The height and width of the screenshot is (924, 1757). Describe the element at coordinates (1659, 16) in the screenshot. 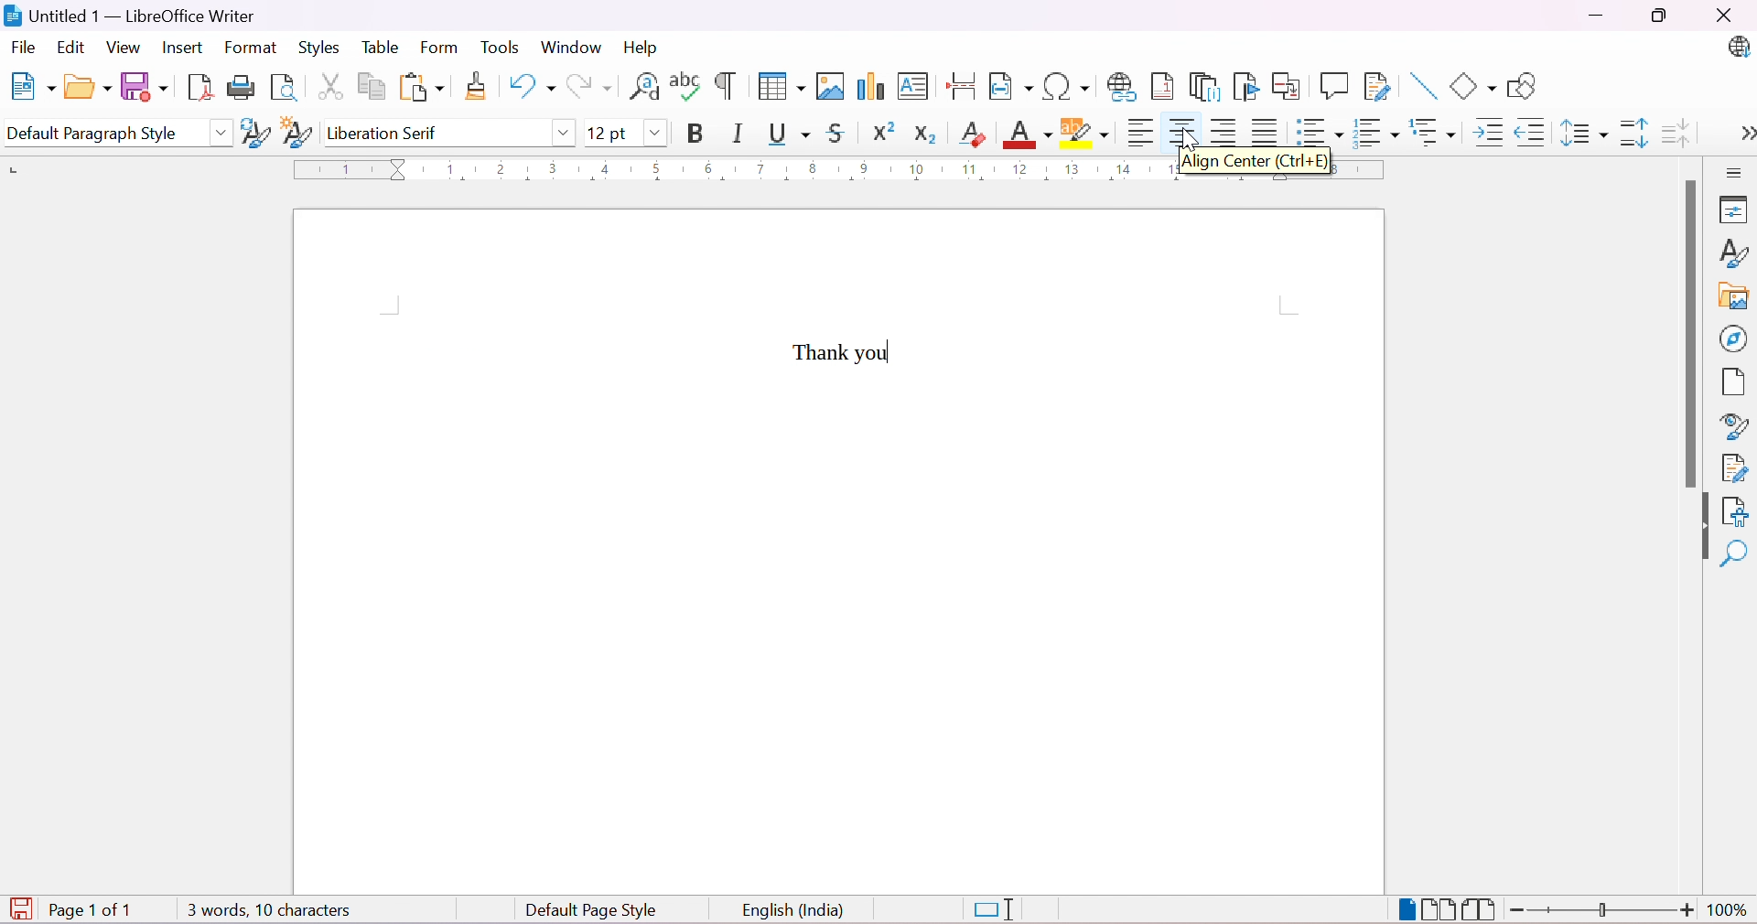

I see `Restore Down` at that location.